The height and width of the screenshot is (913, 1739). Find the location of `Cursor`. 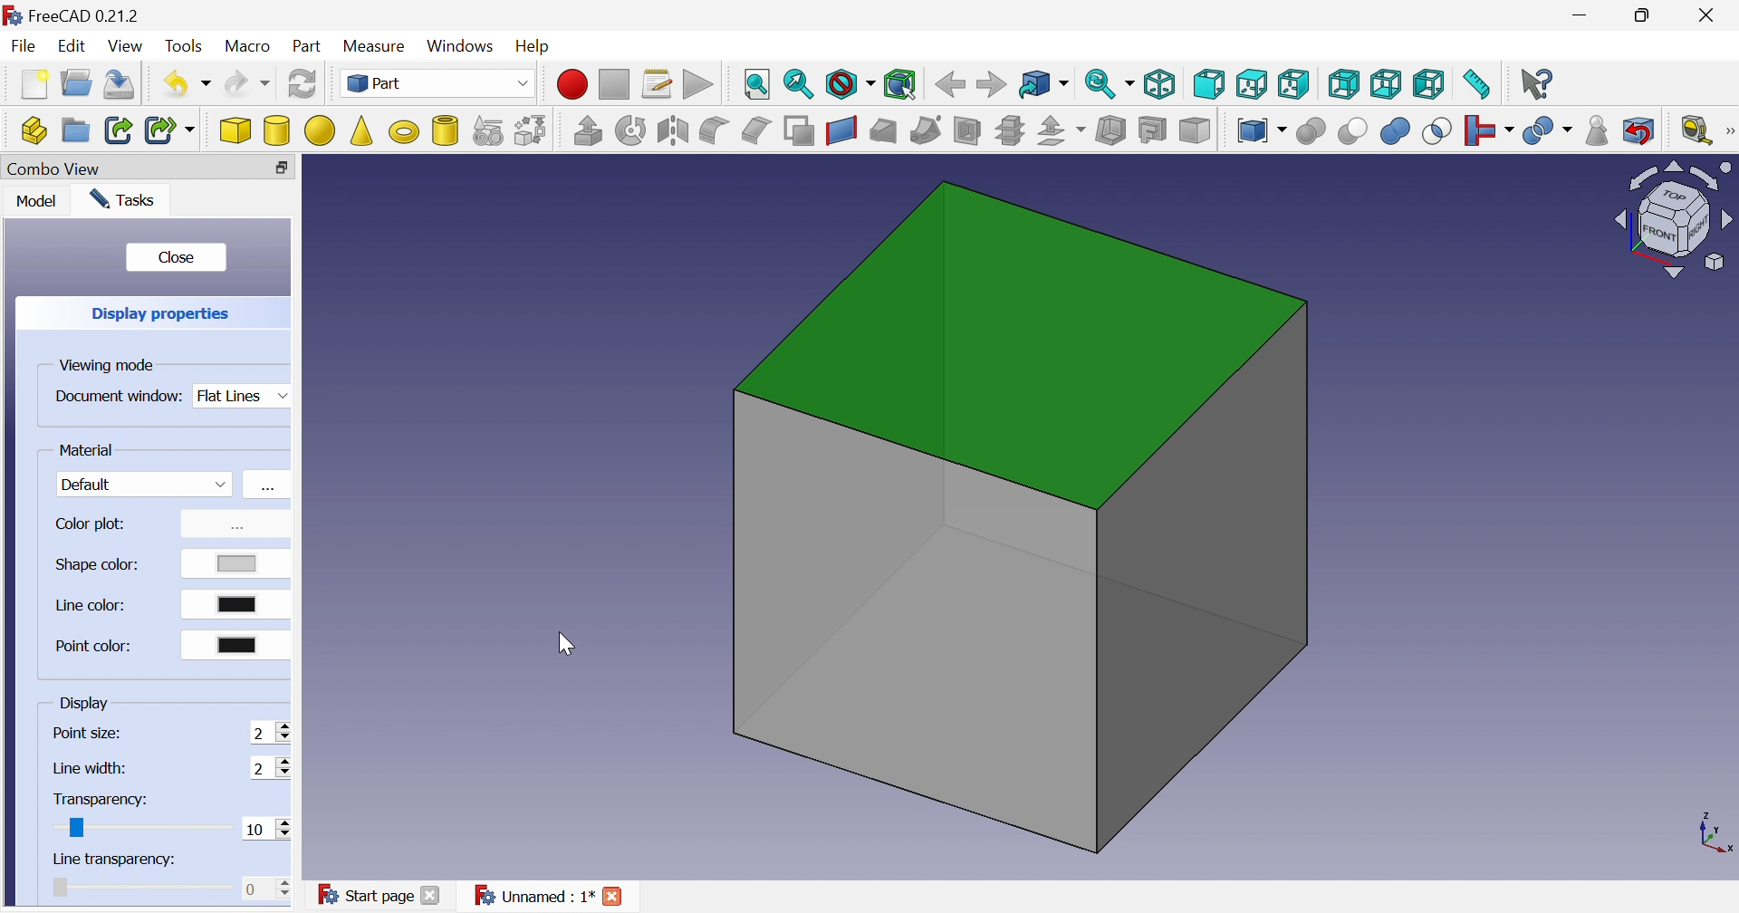

Cursor is located at coordinates (142, 833).